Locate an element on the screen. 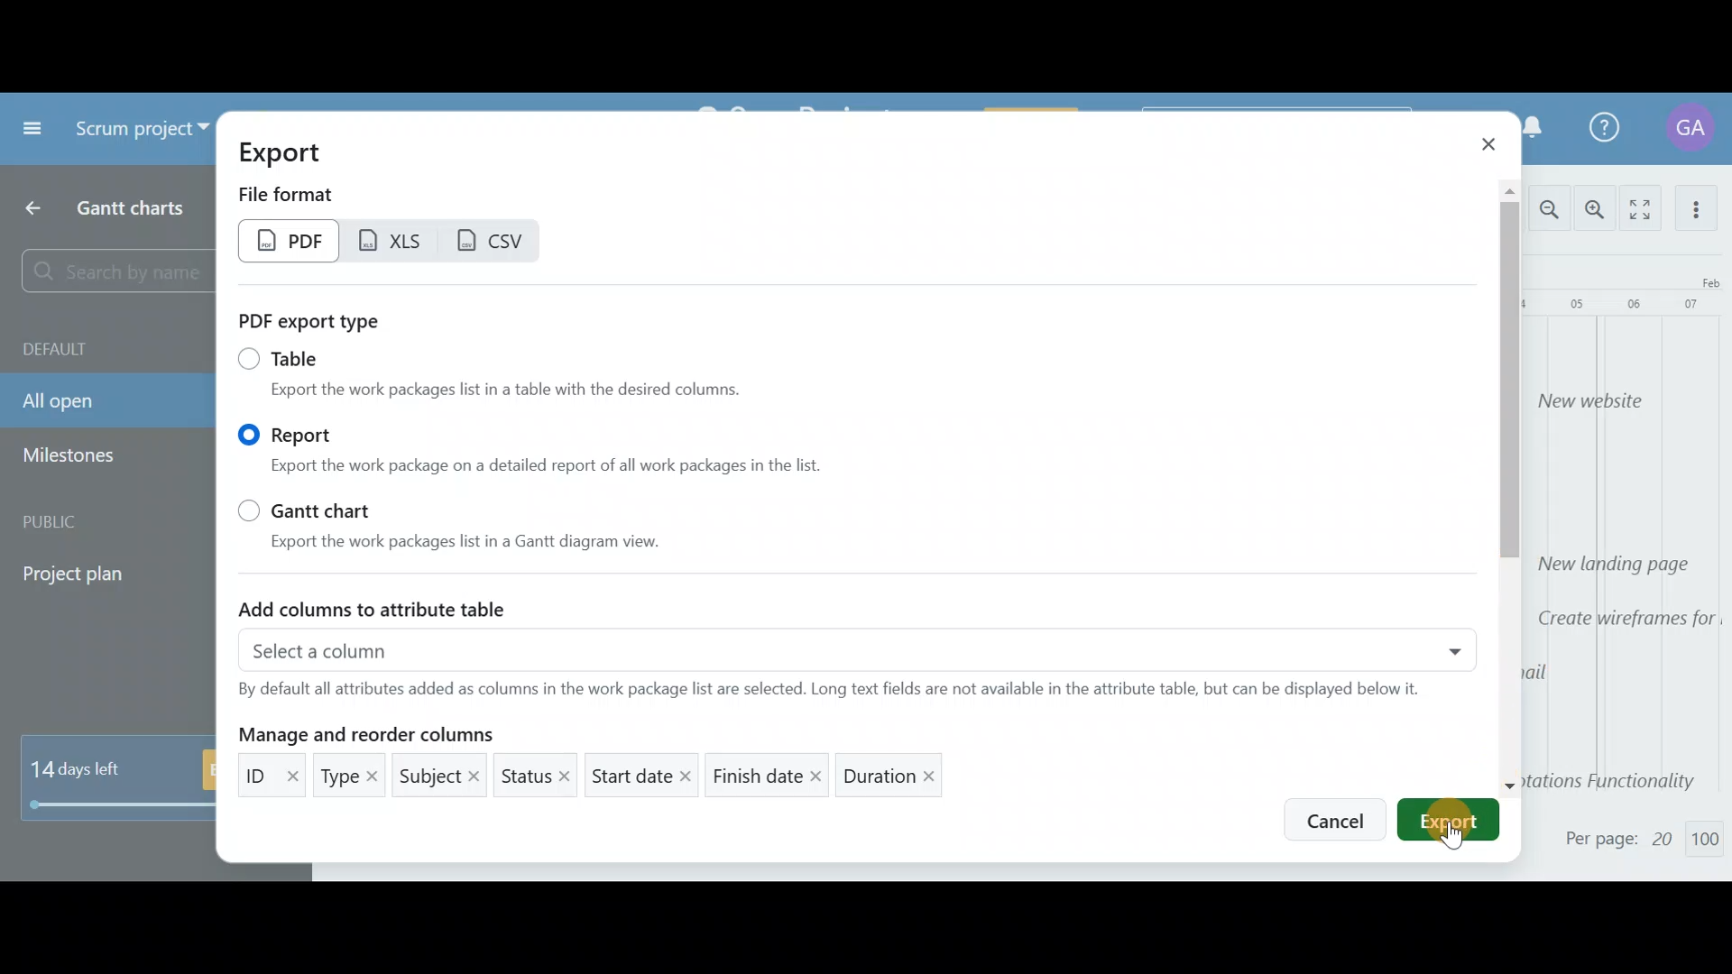 This screenshot has height=974, width=1732. File format is located at coordinates (299, 196).